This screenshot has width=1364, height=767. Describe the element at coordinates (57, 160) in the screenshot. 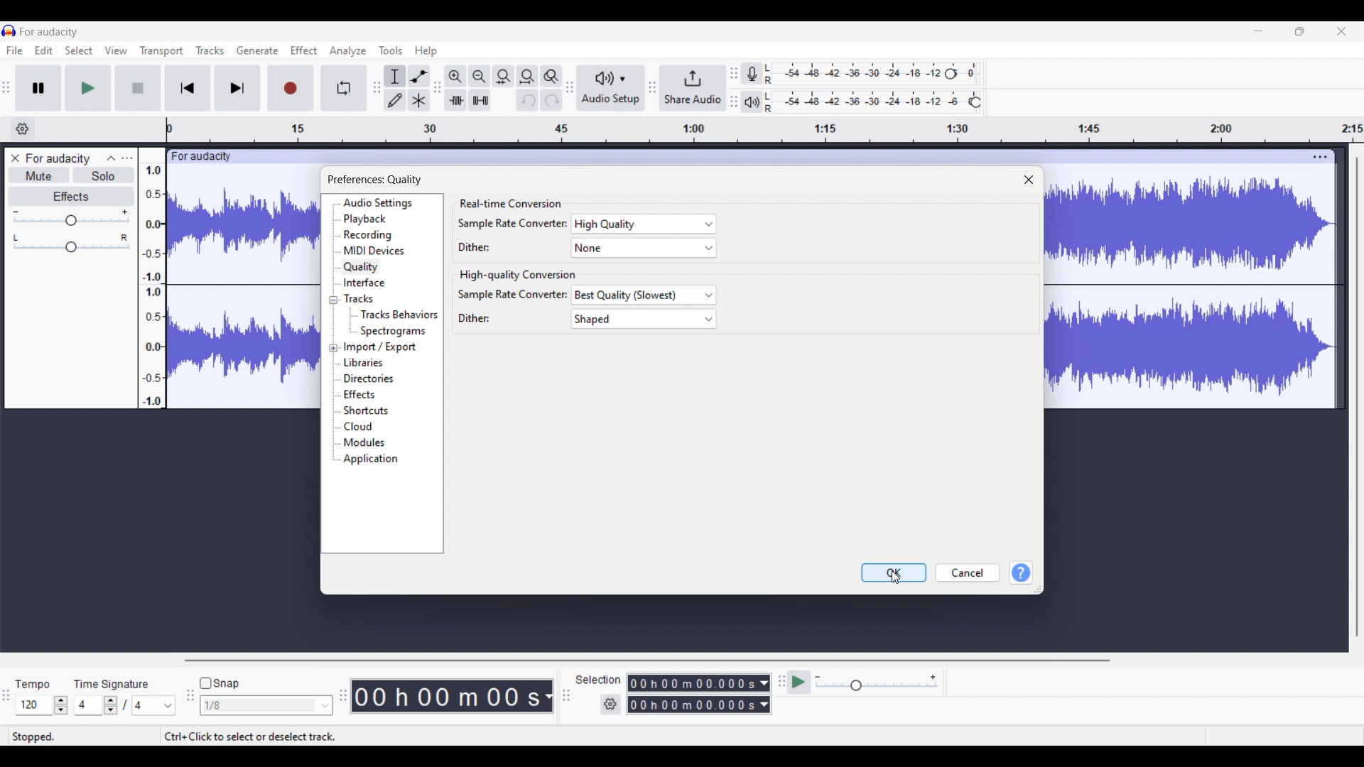

I see `Project name` at that location.